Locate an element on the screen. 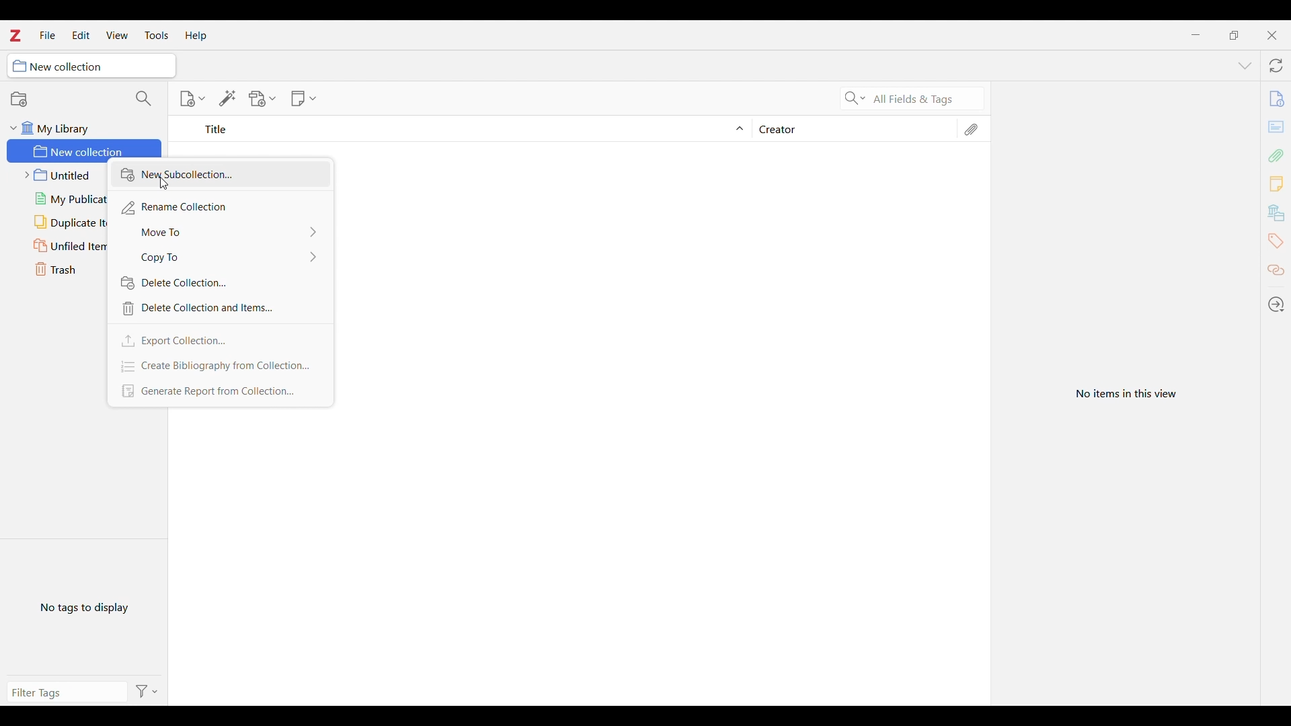  Help menu is located at coordinates (196, 36).